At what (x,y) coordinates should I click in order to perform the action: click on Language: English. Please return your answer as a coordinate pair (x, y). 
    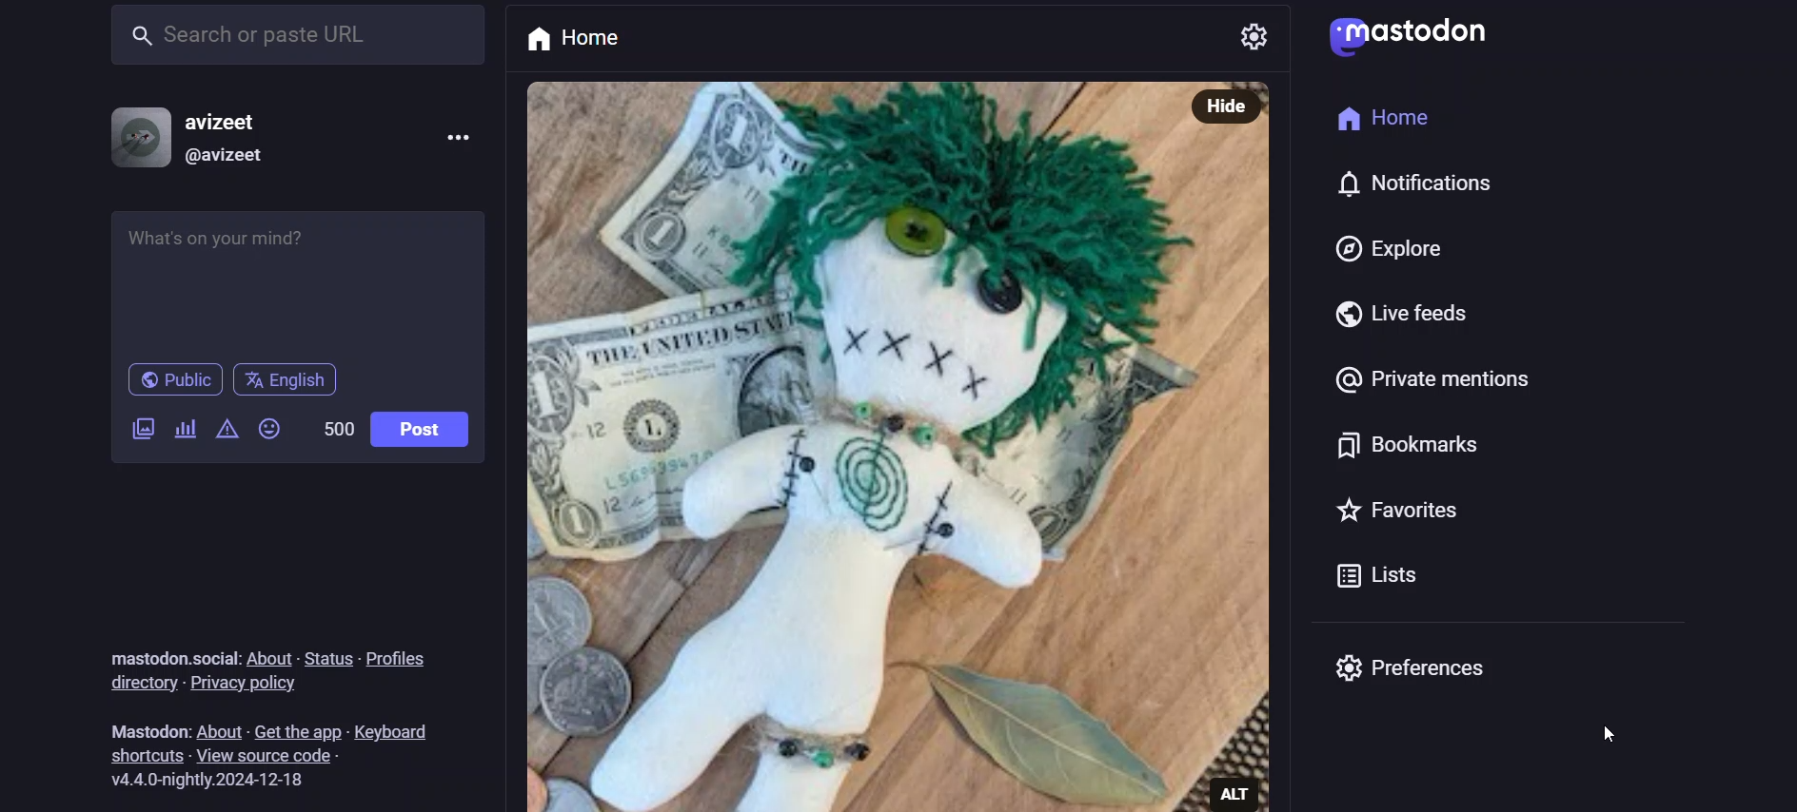
    Looking at the image, I should click on (293, 381).